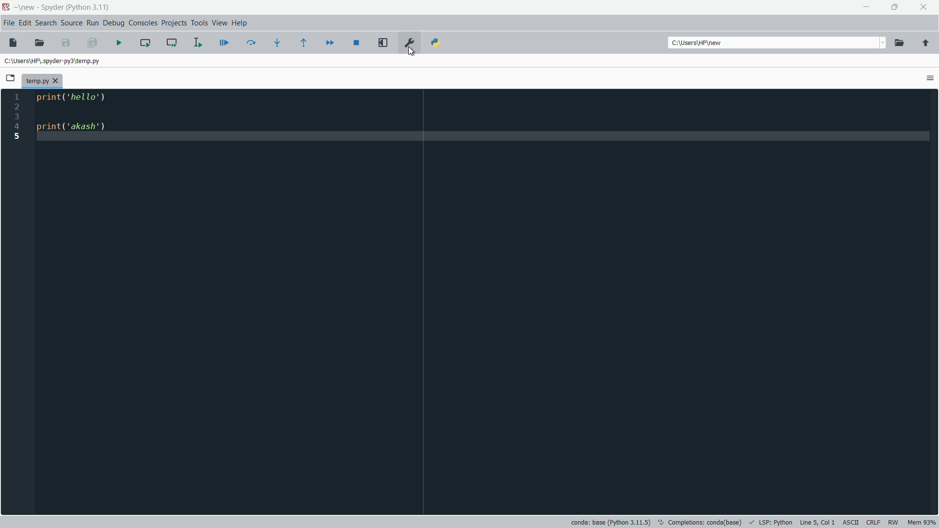  What do you see at coordinates (436, 43) in the screenshot?
I see `python path manager` at bounding box center [436, 43].